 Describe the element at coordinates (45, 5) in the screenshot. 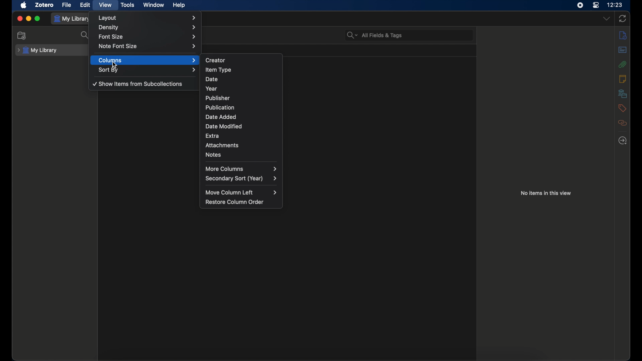

I see `zotero` at that location.